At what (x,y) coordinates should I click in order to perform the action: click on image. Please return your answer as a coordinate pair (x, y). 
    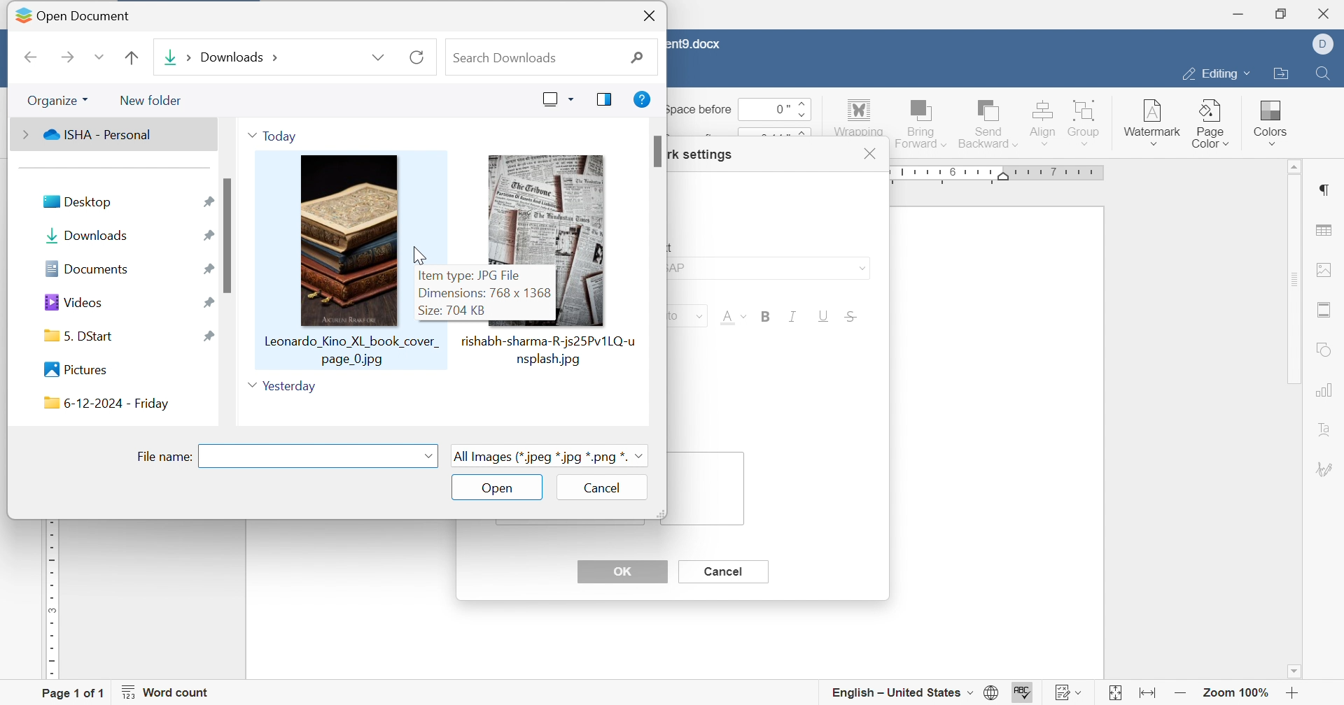
    Looking at the image, I should click on (344, 257).